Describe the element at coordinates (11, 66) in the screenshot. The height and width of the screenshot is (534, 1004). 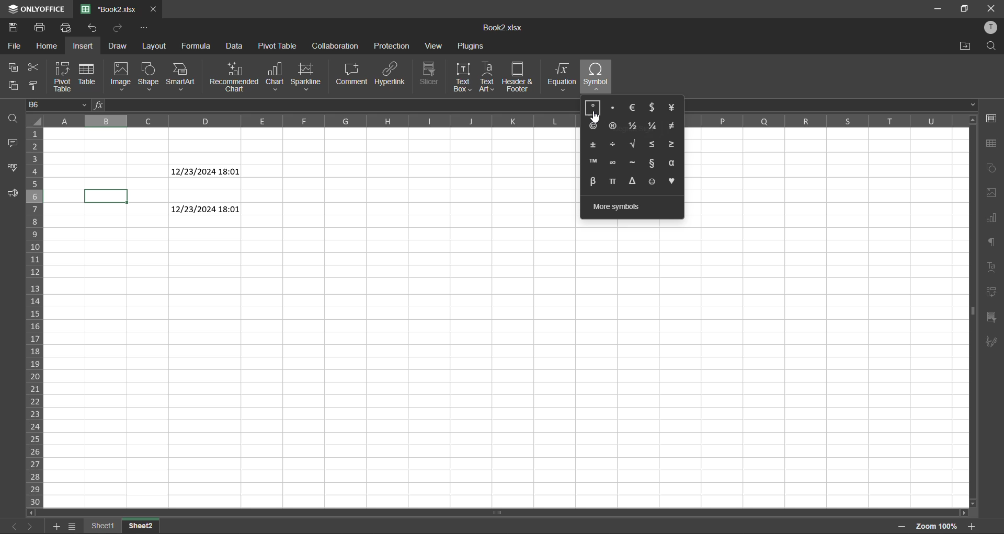
I see `copy ` at that location.